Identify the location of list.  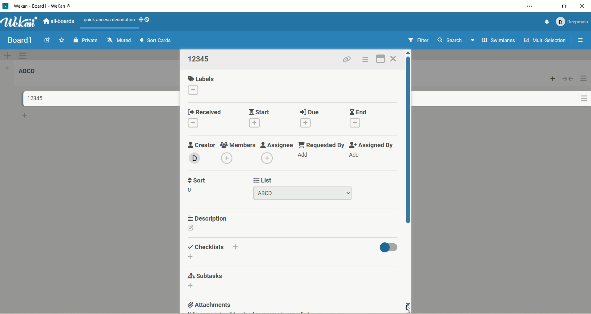
(263, 180).